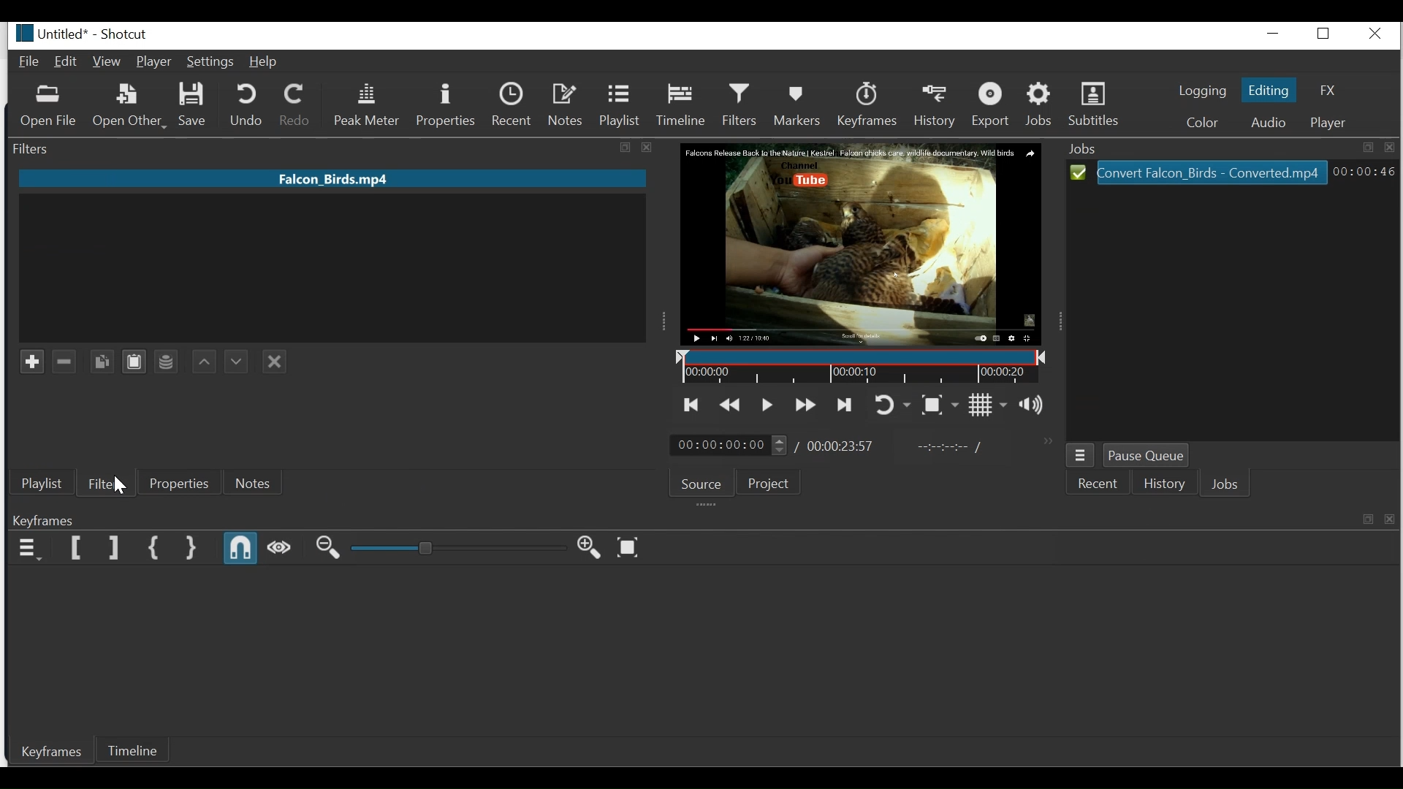 This screenshot has width=1403, height=789. What do you see at coordinates (834, 447) in the screenshot?
I see `/00:00:23:57(Total Duration)` at bounding box center [834, 447].